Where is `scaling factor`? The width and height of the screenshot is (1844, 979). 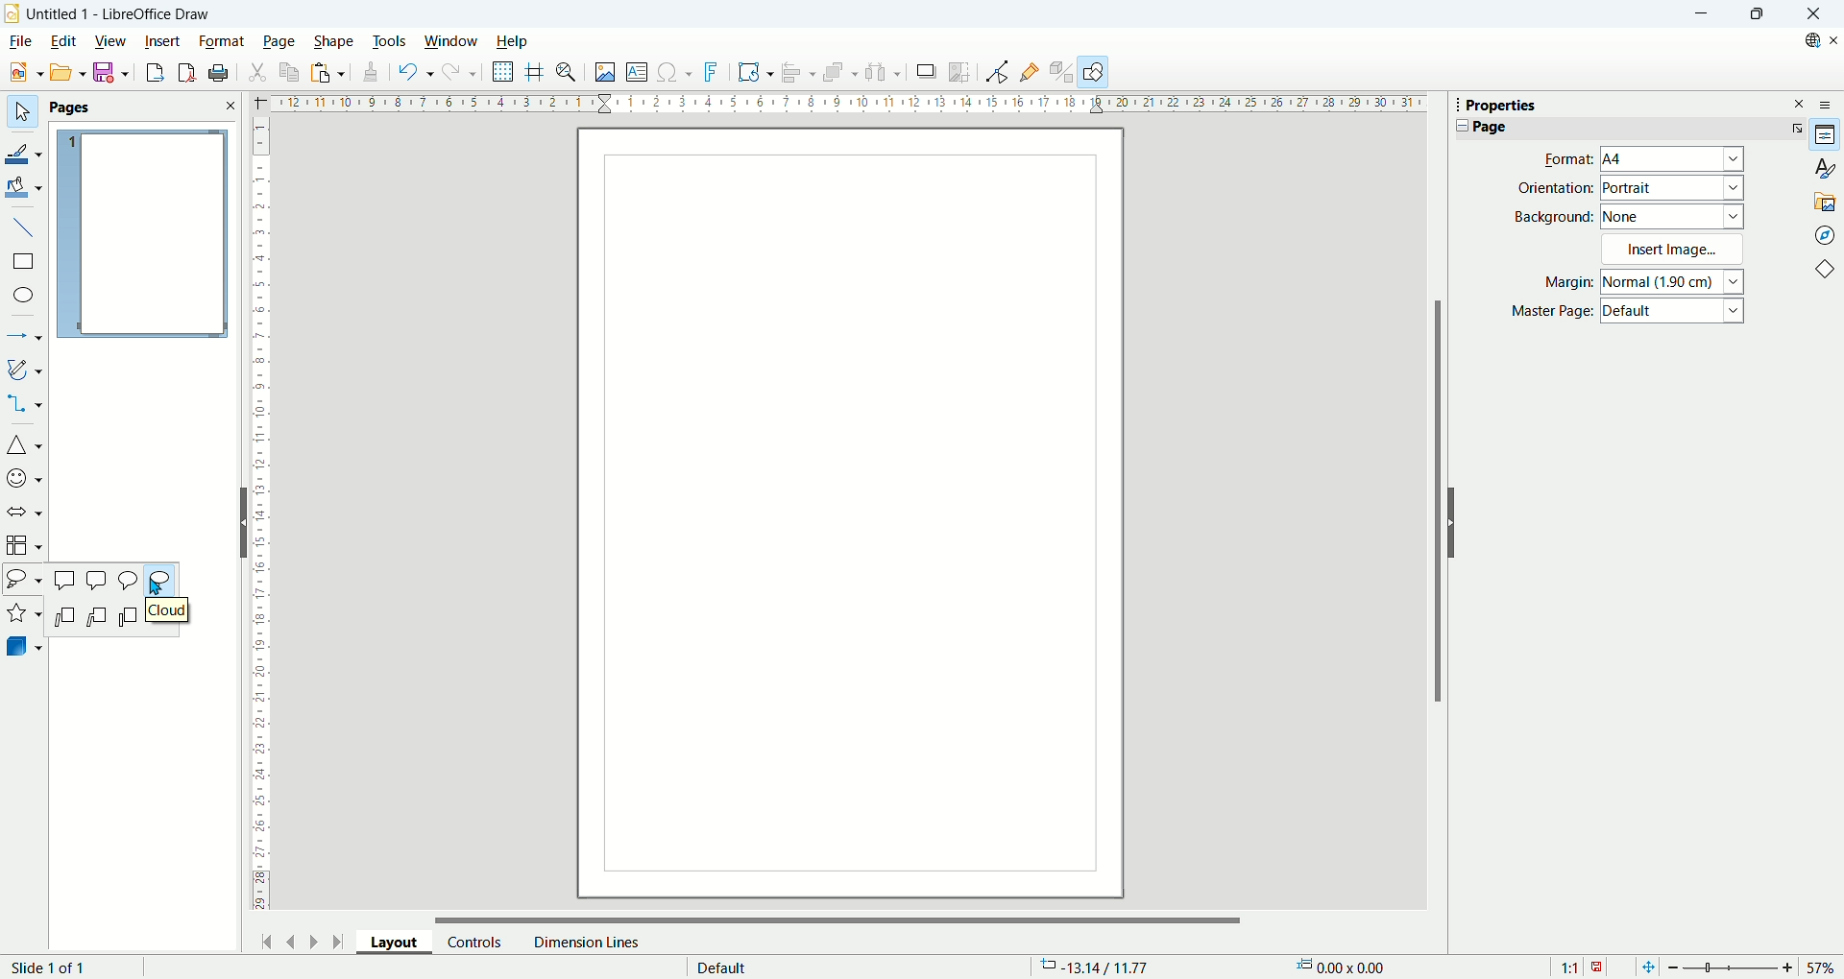 scaling factor is located at coordinates (1581, 966).